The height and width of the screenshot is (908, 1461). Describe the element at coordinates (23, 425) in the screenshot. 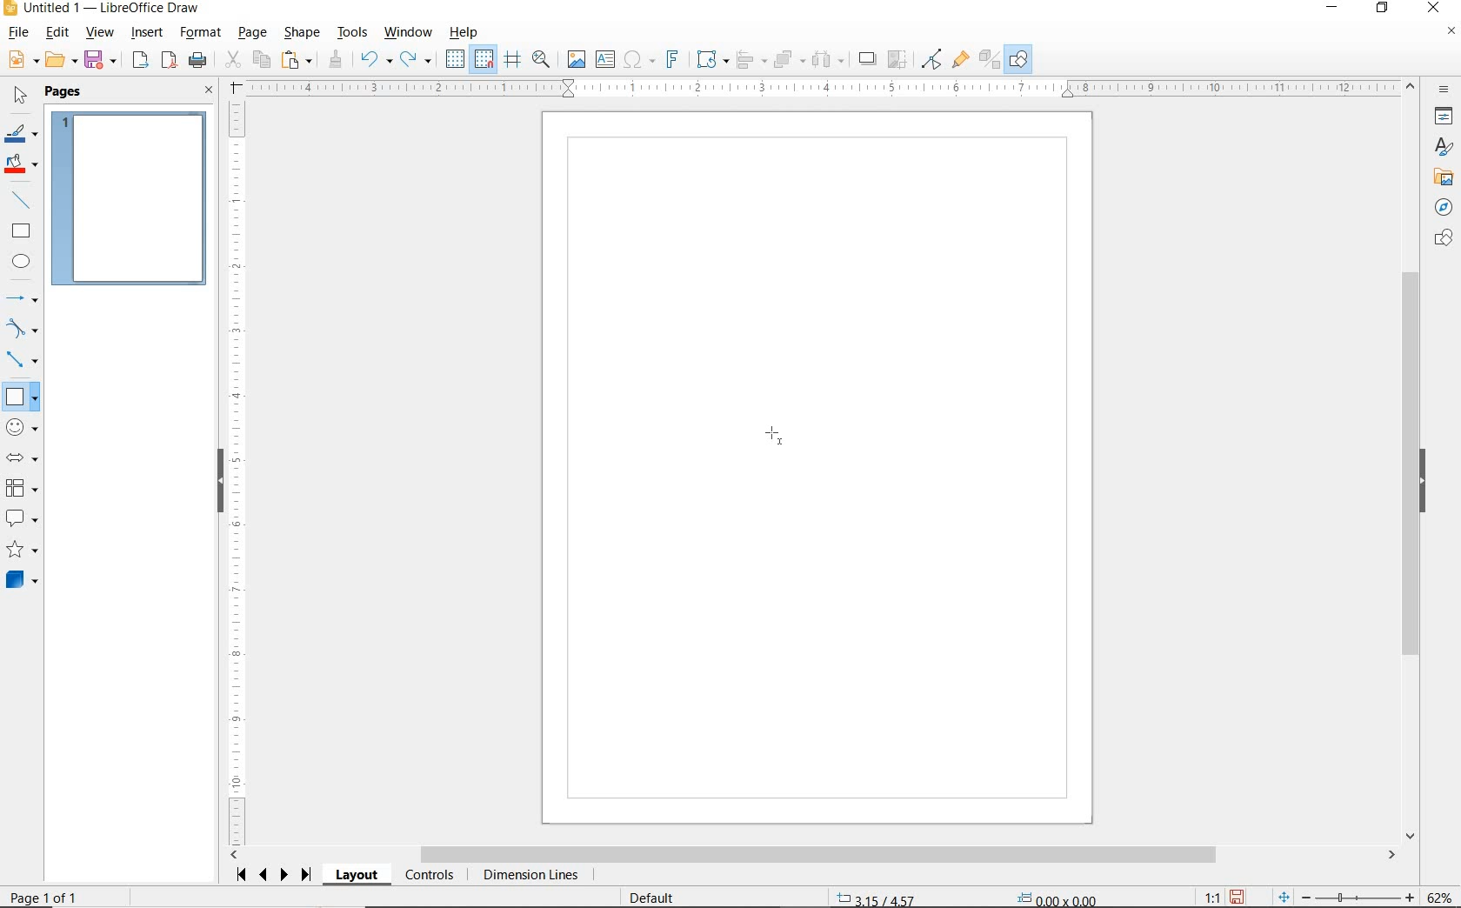

I see `SYMBOL SHAPES` at that location.